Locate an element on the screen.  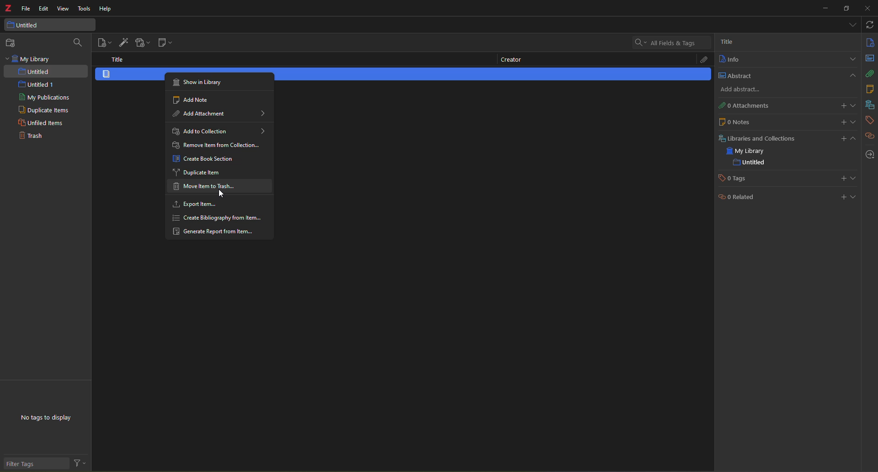
new item is located at coordinates (105, 42).